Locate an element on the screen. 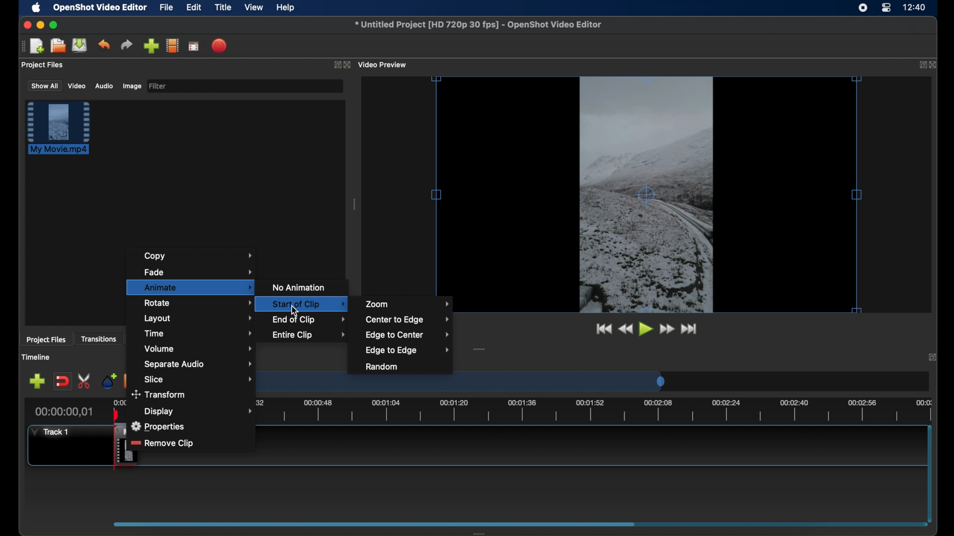 The height and width of the screenshot is (536, 954). close is located at coordinates (26, 25).